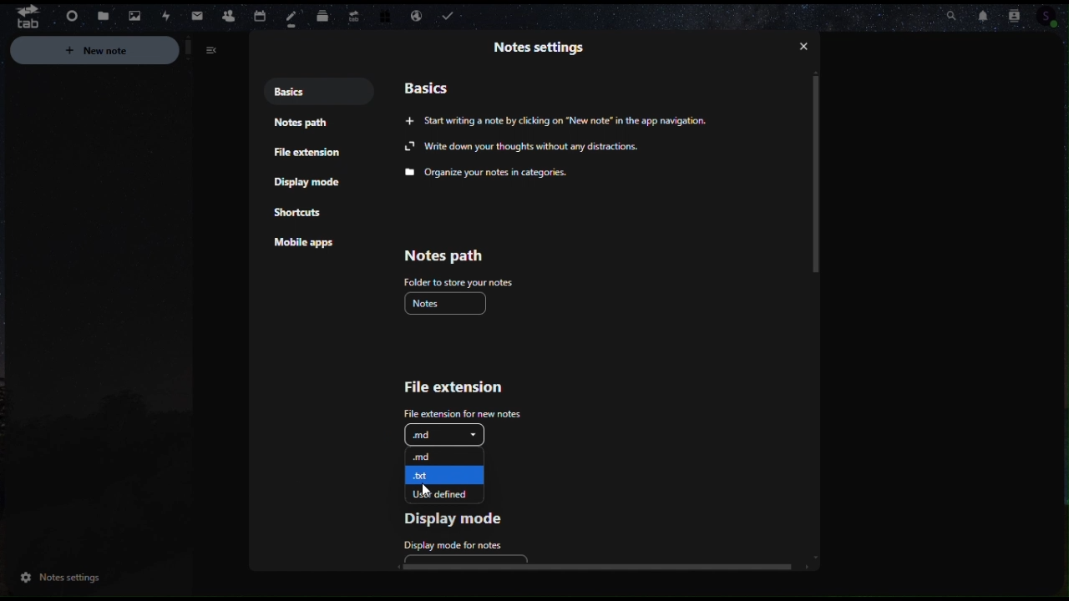 The height and width of the screenshot is (601, 1069). Describe the element at coordinates (443, 256) in the screenshot. I see `Notes path` at that location.